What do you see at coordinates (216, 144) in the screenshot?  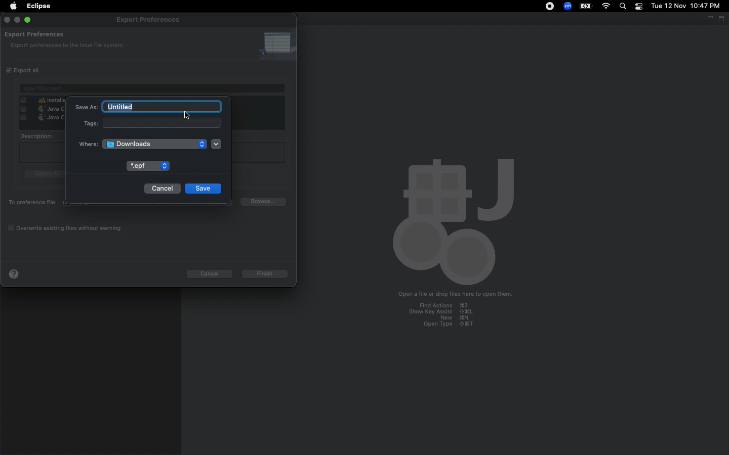 I see `Drop down` at bounding box center [216, 144].